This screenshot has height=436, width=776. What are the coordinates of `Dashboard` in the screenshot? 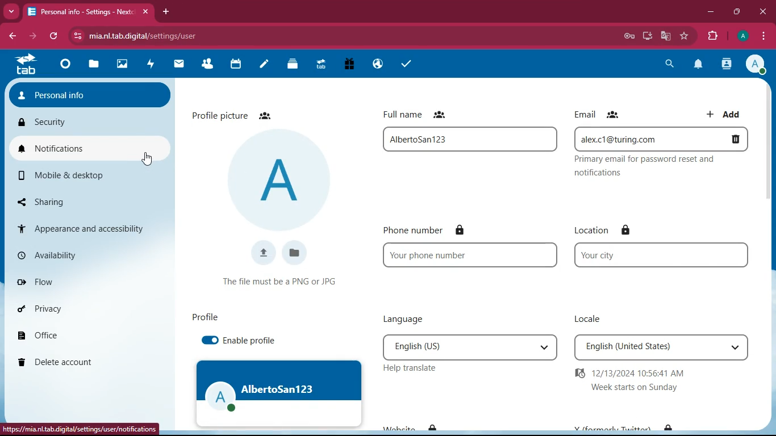 It's located at (65, 66).